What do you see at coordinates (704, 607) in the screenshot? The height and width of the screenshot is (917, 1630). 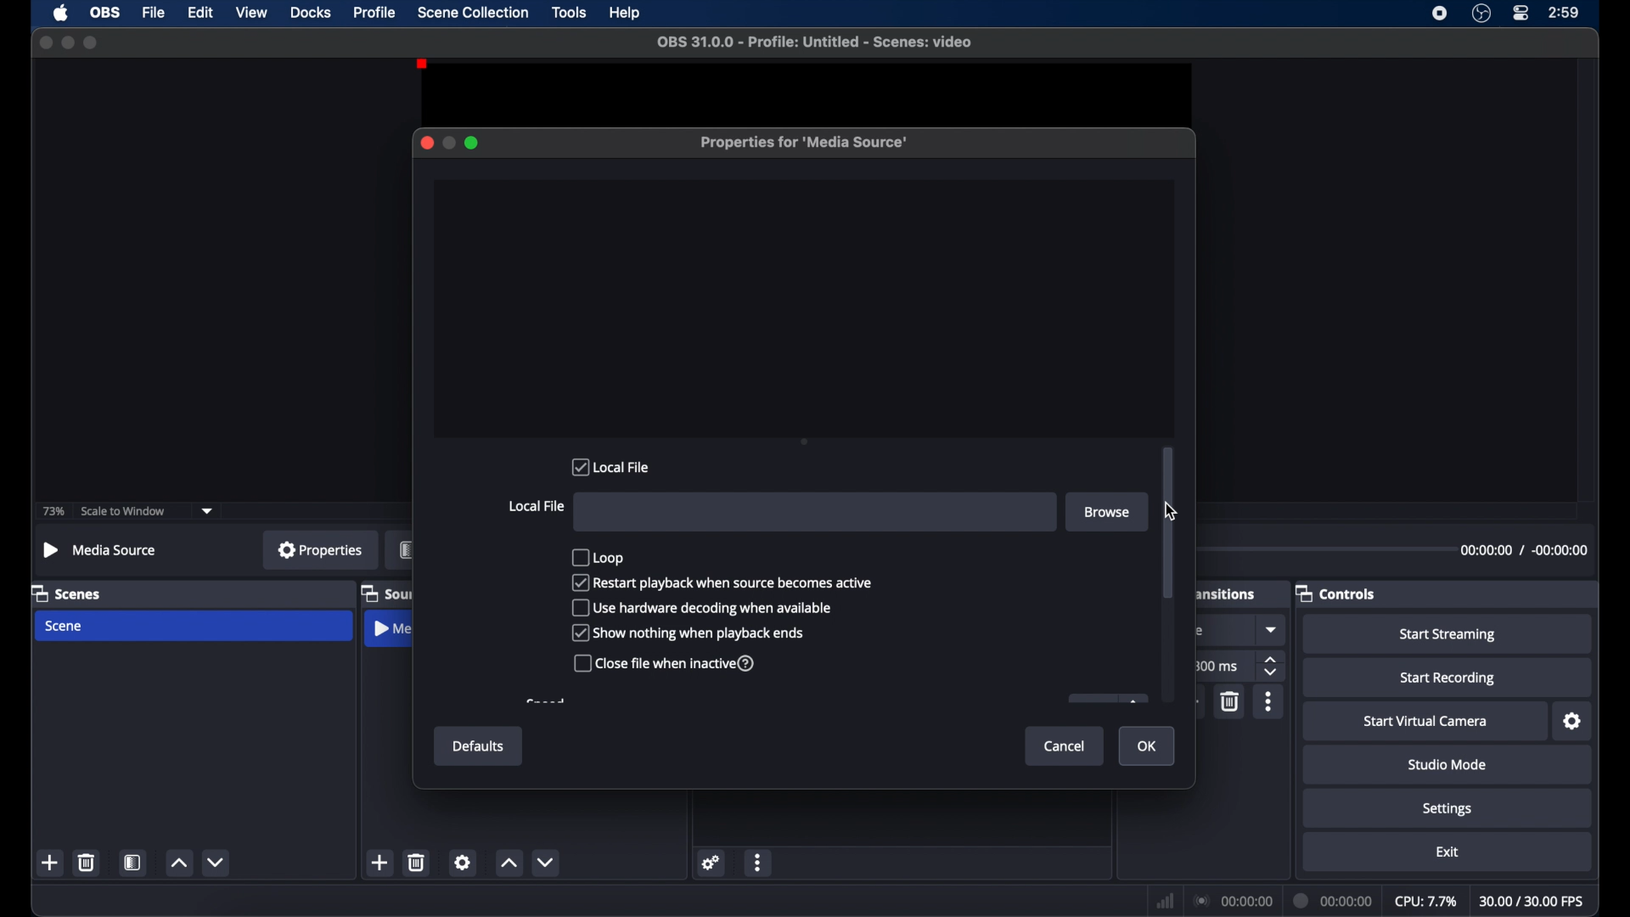 I see `use hardware decoding when available` at bounding box center [704, 607].